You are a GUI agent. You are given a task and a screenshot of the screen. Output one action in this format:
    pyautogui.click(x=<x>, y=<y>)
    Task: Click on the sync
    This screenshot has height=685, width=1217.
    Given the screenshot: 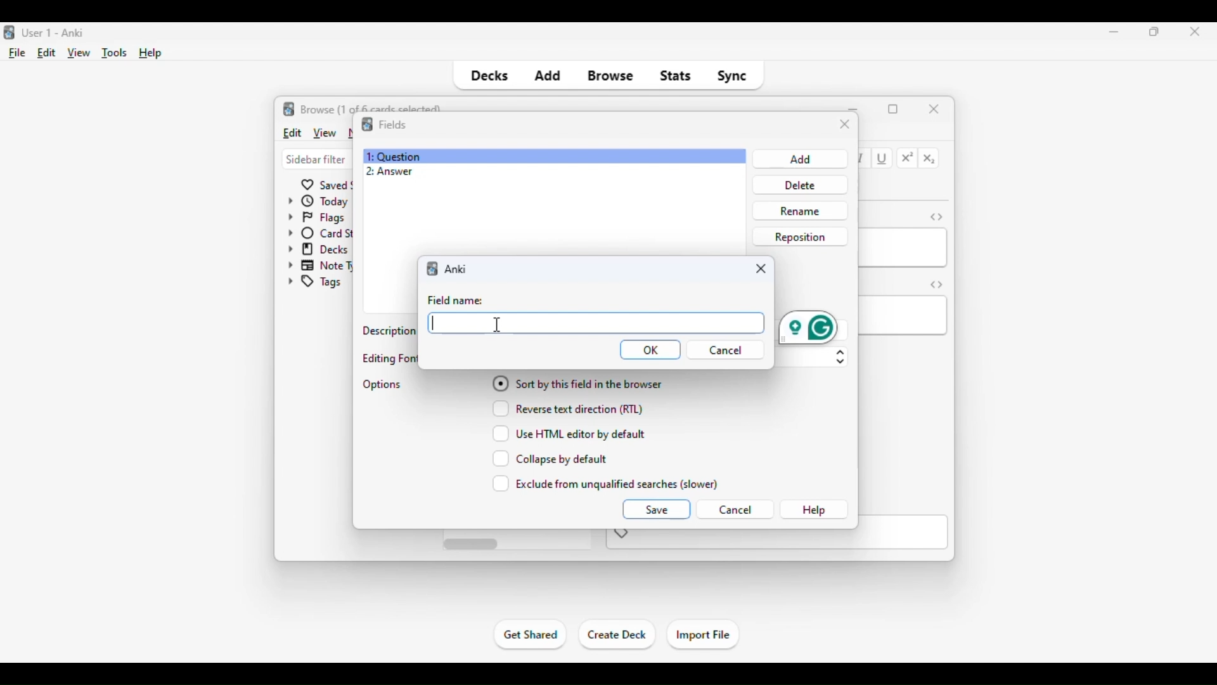 What is the action you would take?
    pyautogui.click(x=731, y=76)
    